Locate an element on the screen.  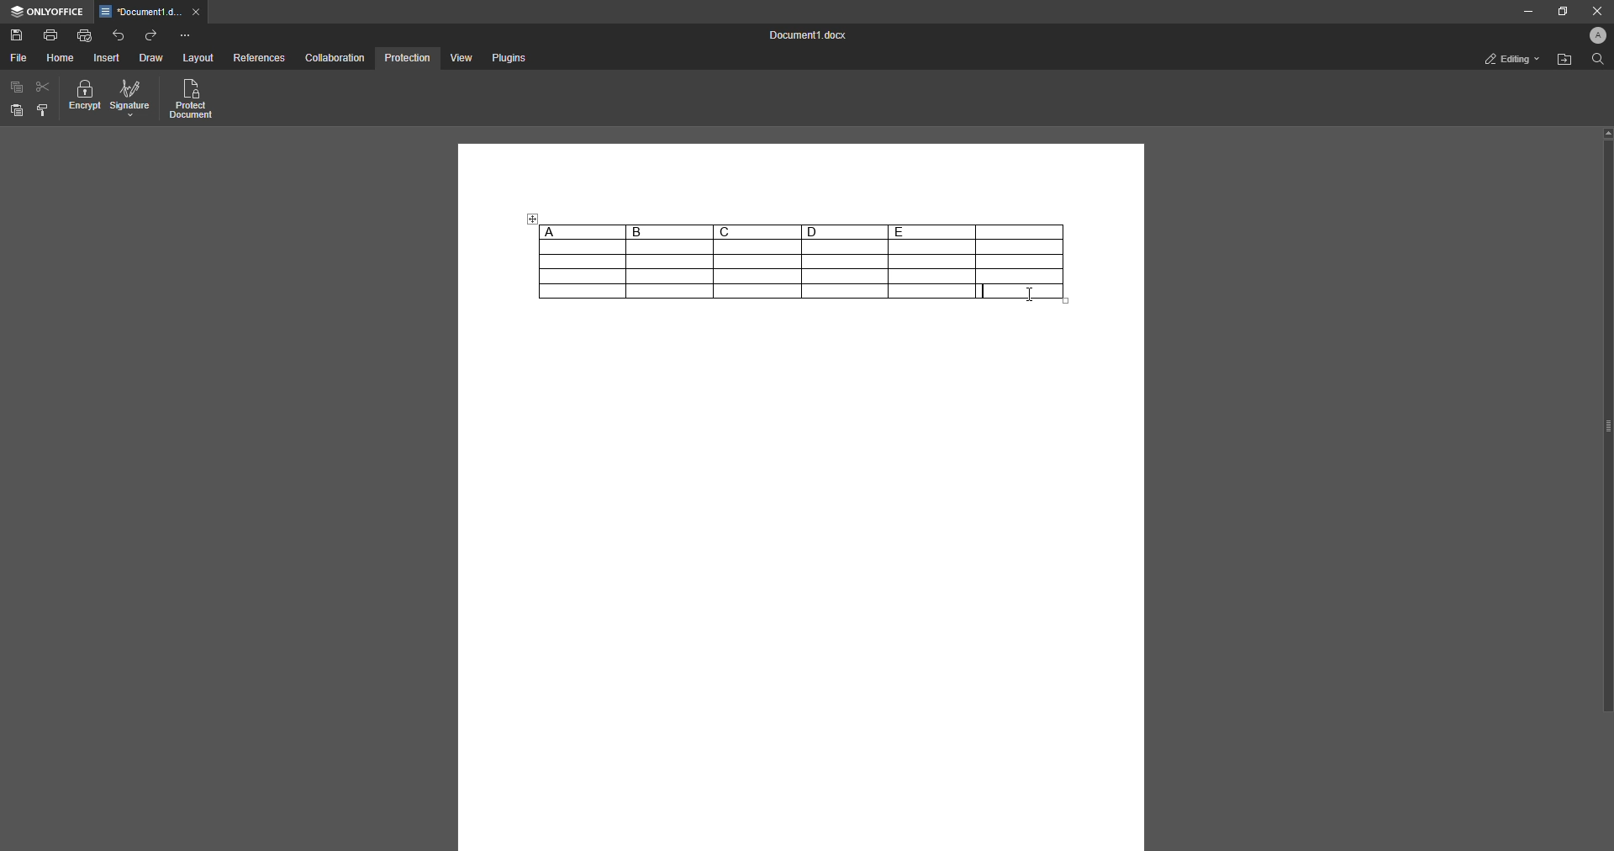
Options is located at coordinates (185, 35).